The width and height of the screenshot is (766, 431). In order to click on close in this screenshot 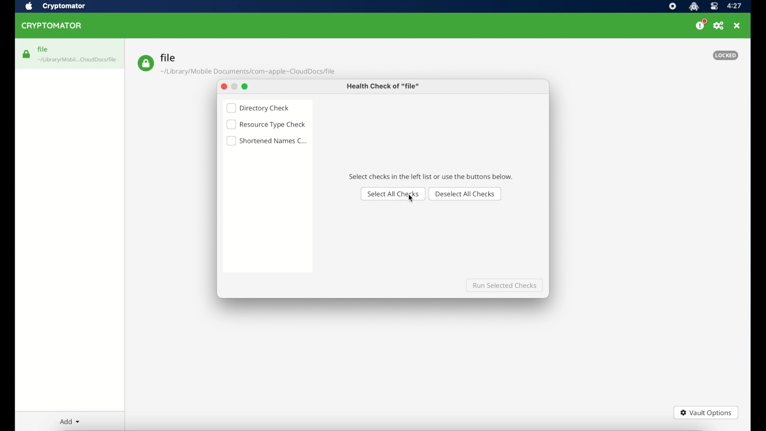, I will do `click(738, 26)`.